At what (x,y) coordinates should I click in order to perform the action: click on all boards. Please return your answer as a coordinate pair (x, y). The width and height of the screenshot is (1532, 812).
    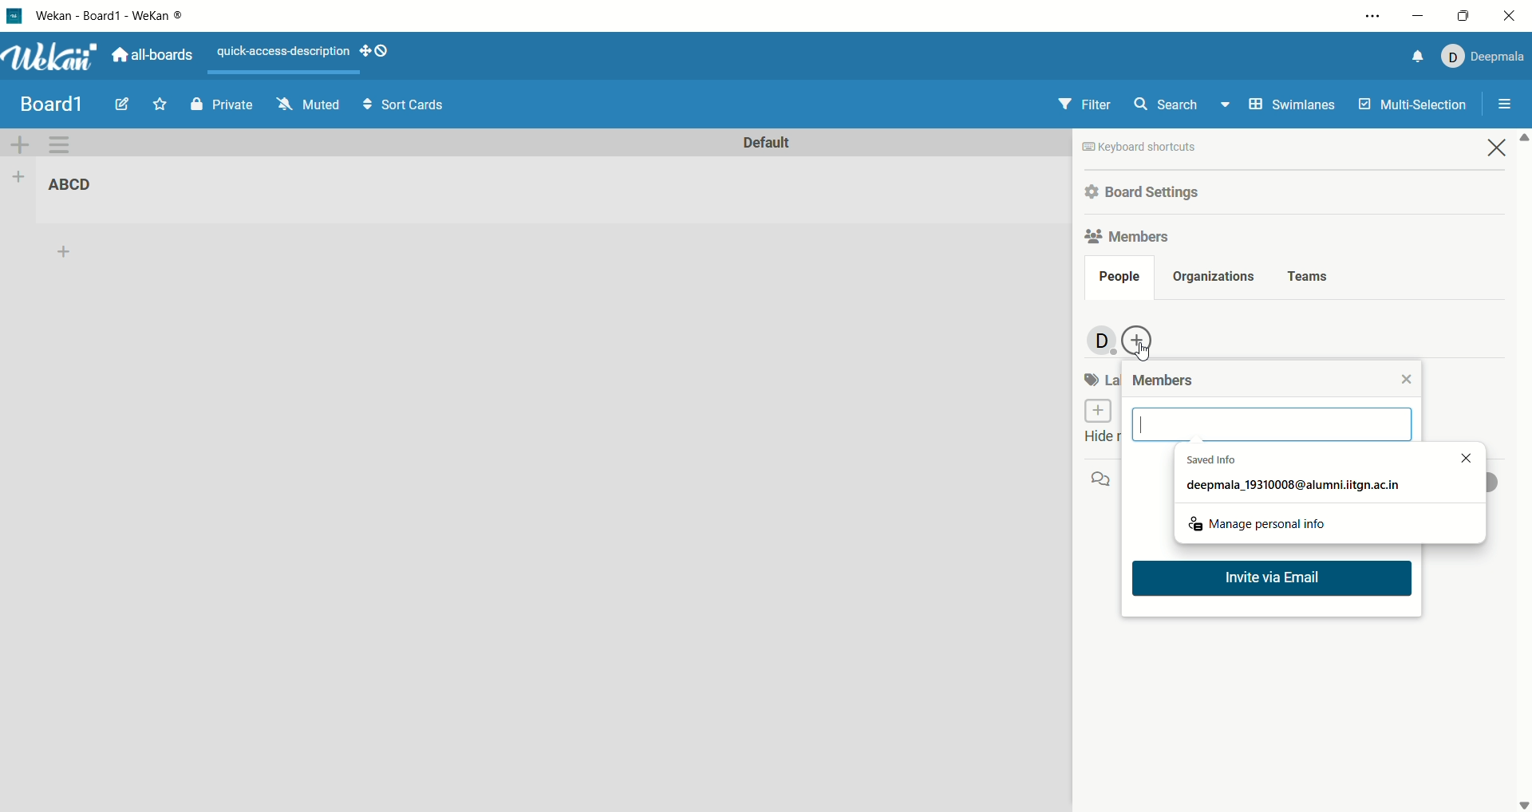
    Looking at the image, I should click on (152, 54).